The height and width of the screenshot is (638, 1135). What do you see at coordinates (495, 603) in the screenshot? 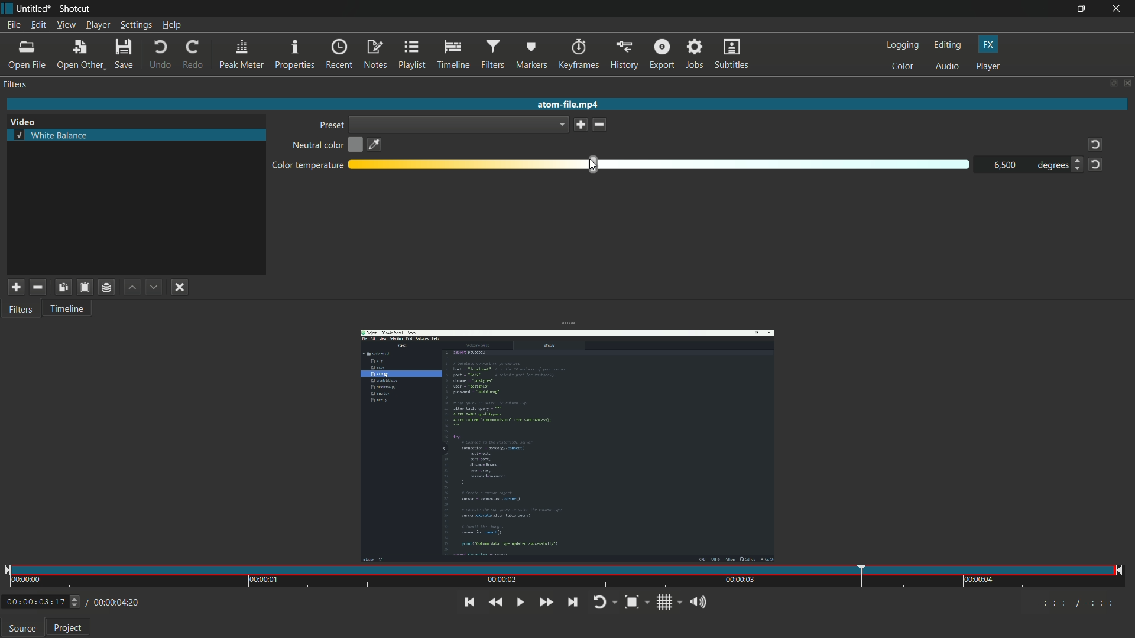
I see `quickly play backward` at bounding box center [495, 603].